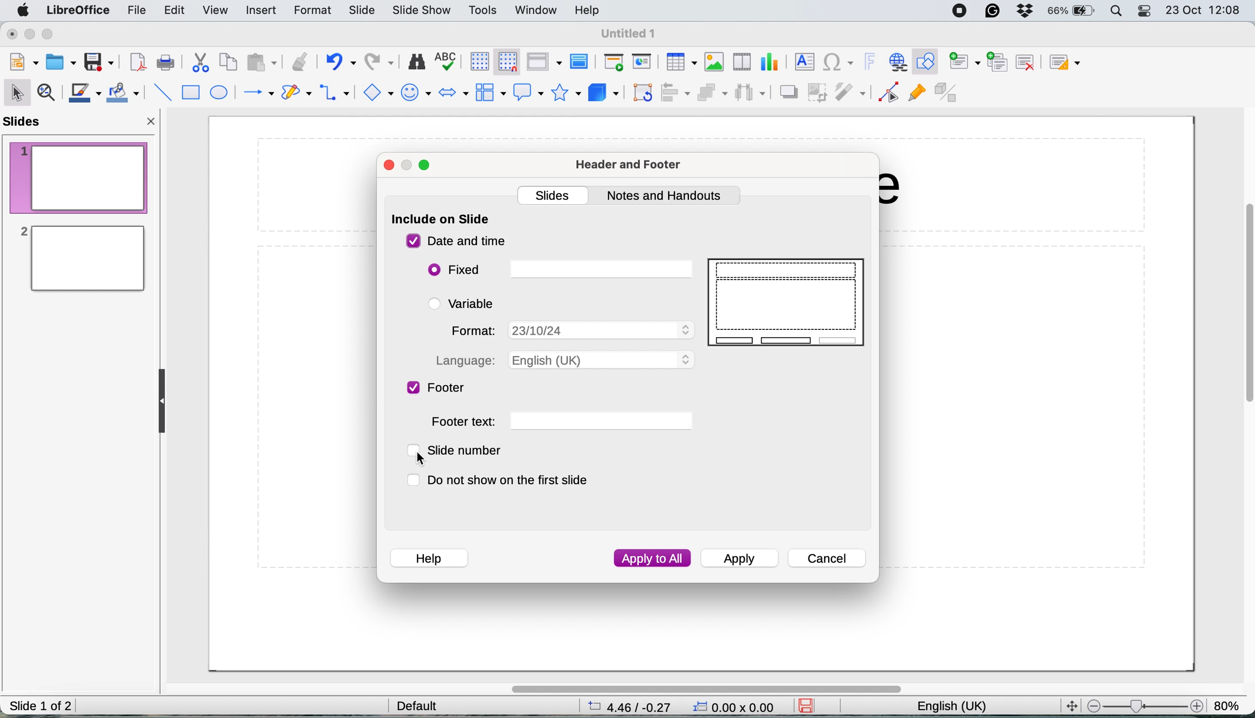 The width and height of the screenshot is (1255, 718). I want to click on block arrows, so click(453, 94).